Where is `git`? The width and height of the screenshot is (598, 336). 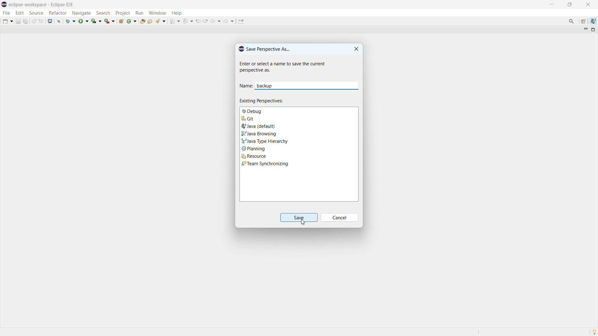
git is located at coordinates (298, 118).